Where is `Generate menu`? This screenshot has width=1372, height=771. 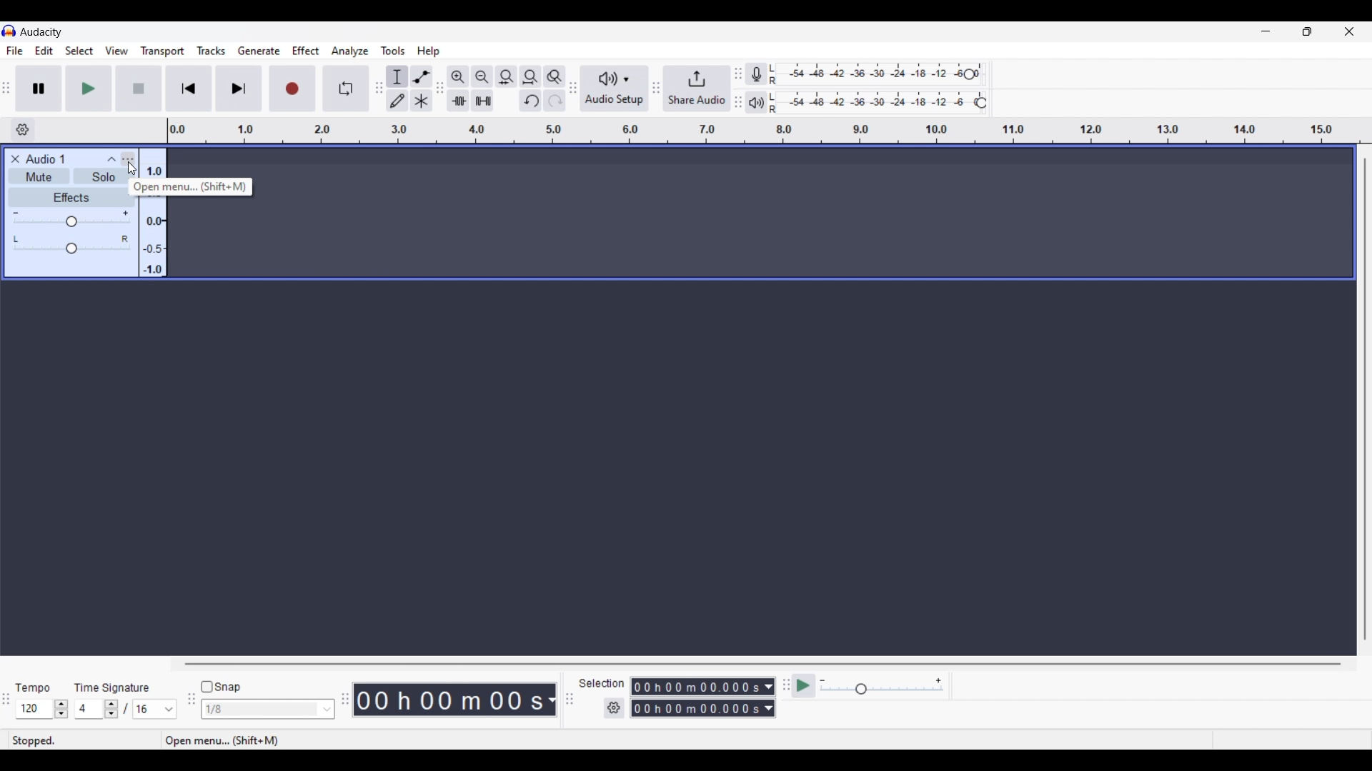
Generate menu is located at coordinates (259, 51).